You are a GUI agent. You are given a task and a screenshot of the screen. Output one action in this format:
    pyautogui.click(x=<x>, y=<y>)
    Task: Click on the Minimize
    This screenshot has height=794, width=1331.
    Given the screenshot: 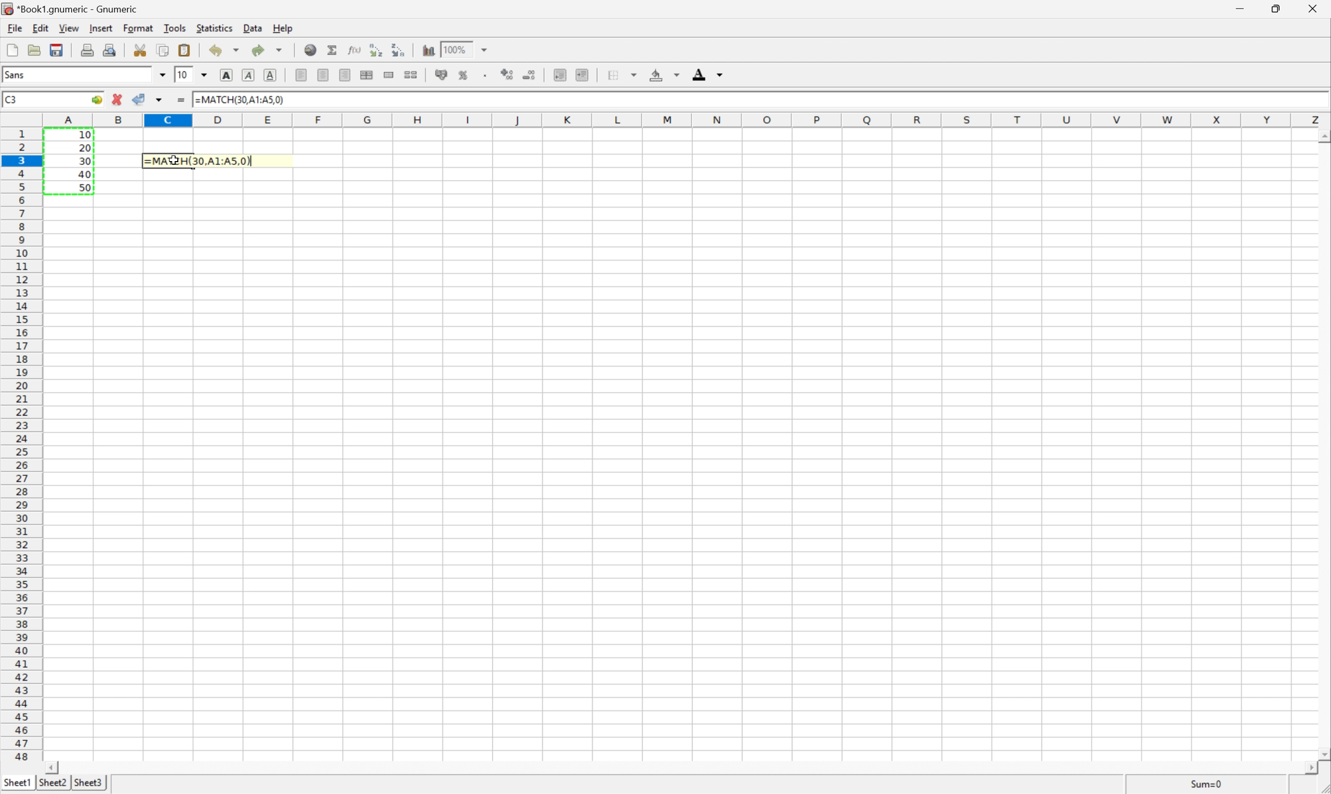 What is the action you would take?
    pyautogui.click(x=1241, y=9)
    